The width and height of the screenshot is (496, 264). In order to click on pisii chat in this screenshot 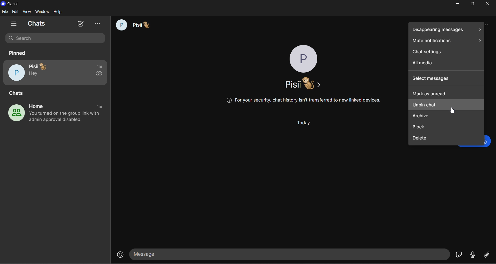, I will do `click(134, 26)`.